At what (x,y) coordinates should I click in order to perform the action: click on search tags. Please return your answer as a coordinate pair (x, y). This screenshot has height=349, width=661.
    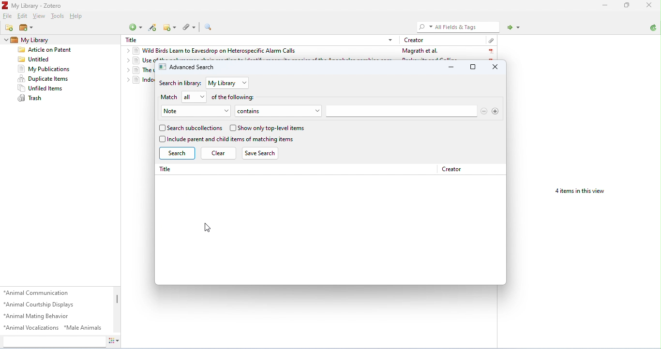
    Looking at the image, I should click on (53, 341).